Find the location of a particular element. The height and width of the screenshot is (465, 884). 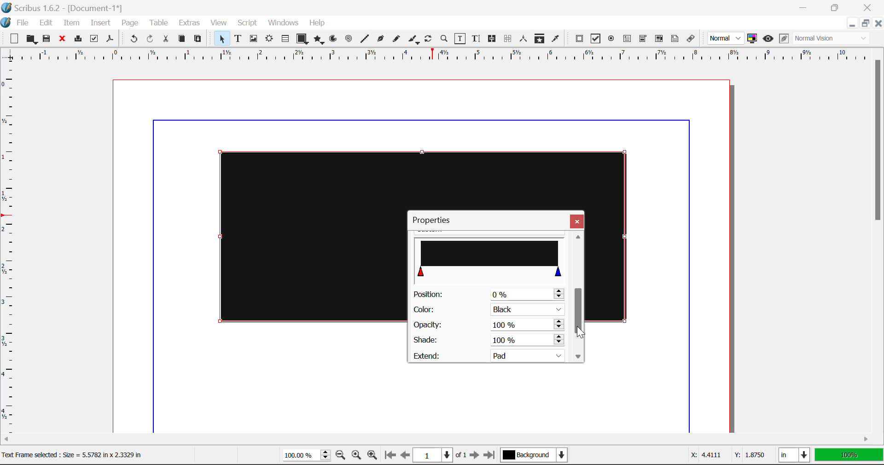

Save as Pdf is located at coordinates (110, 40).